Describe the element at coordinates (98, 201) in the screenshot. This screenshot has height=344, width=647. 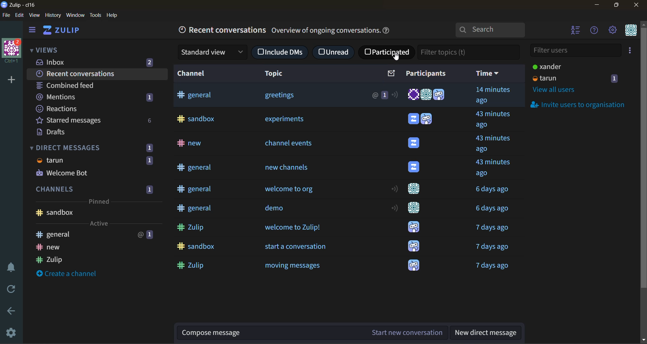
I see `pinned` at that location.